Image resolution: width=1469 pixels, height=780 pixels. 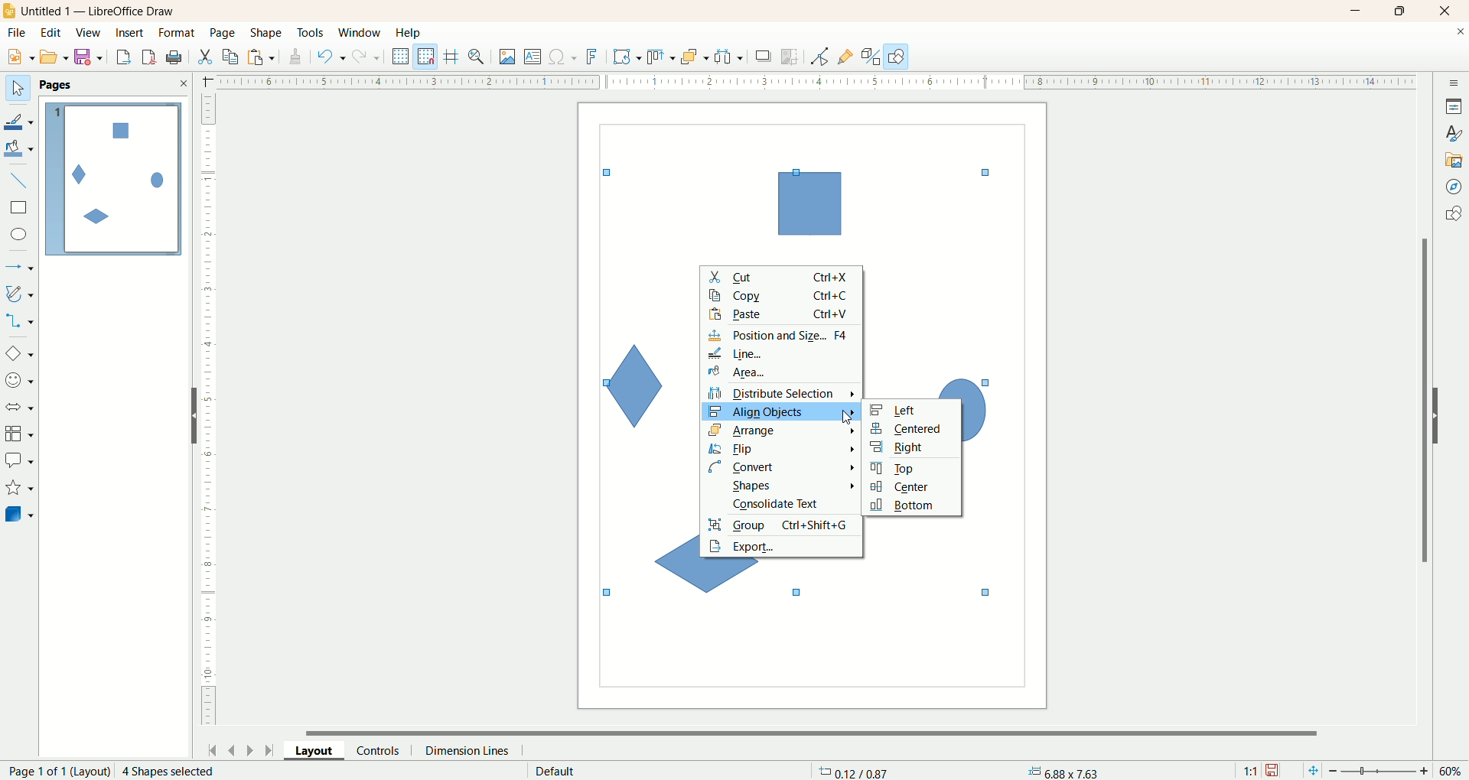 I want to click on zoom percent, so click(x=1452, y=771).